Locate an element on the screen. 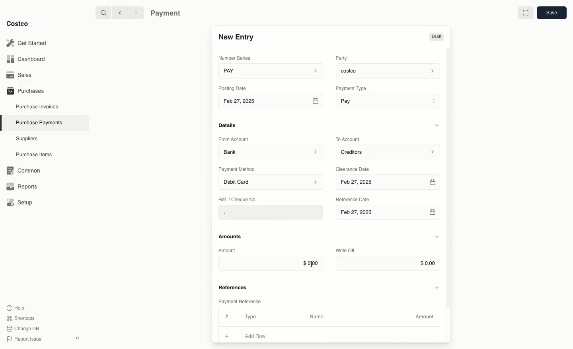 The image size is (573, 349). Feb 27, 2025 is located at coordinates (272, 102).